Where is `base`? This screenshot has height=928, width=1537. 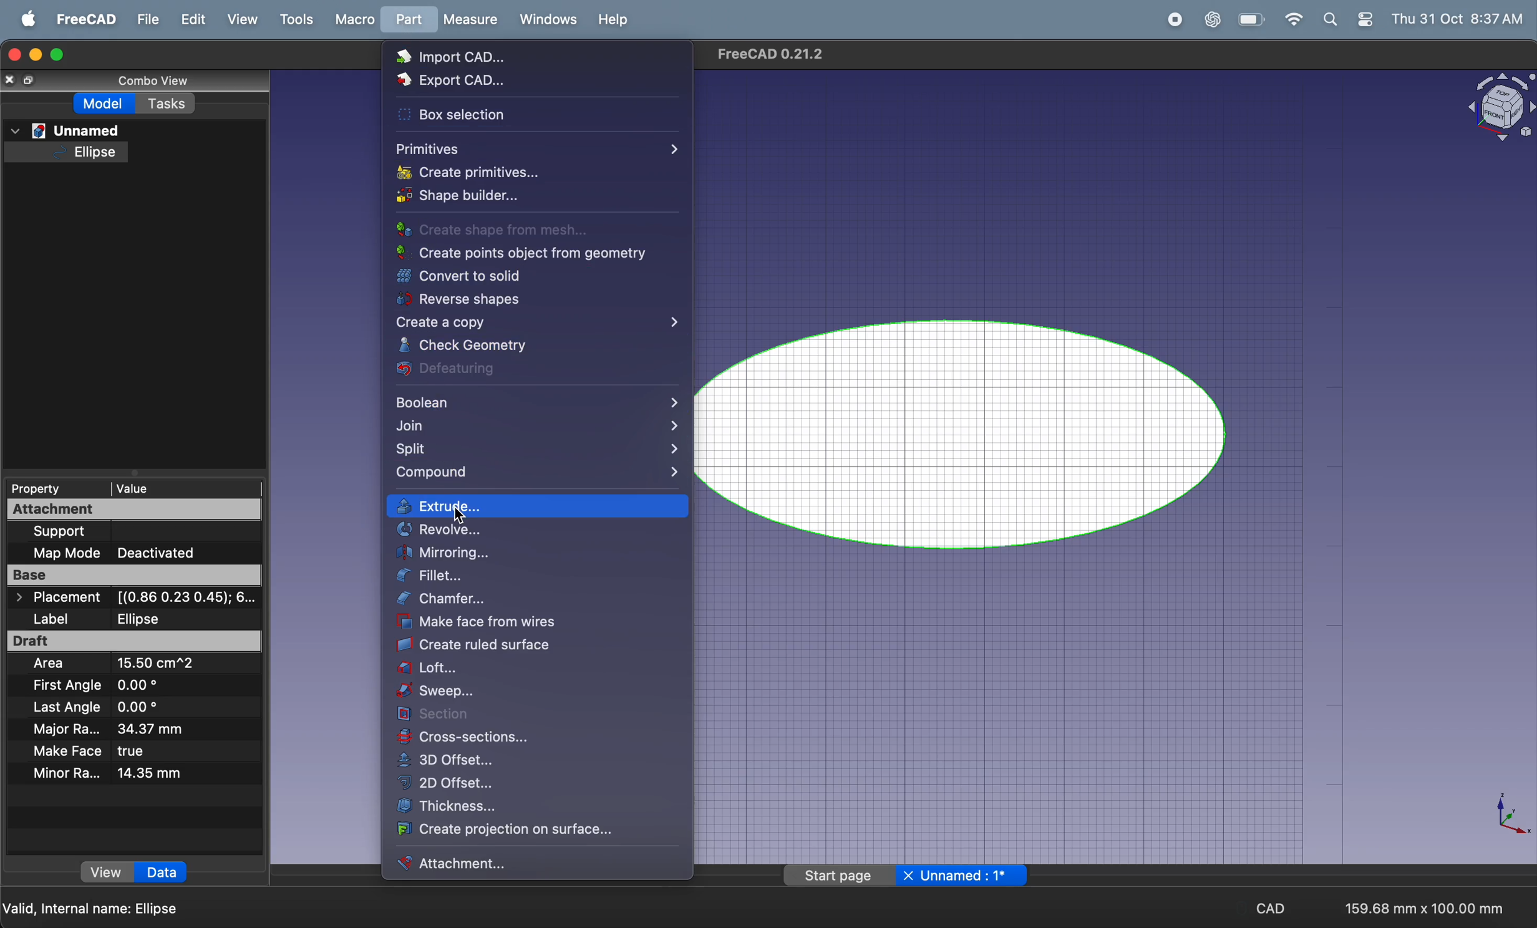 base is located at coordinates (137, 576).